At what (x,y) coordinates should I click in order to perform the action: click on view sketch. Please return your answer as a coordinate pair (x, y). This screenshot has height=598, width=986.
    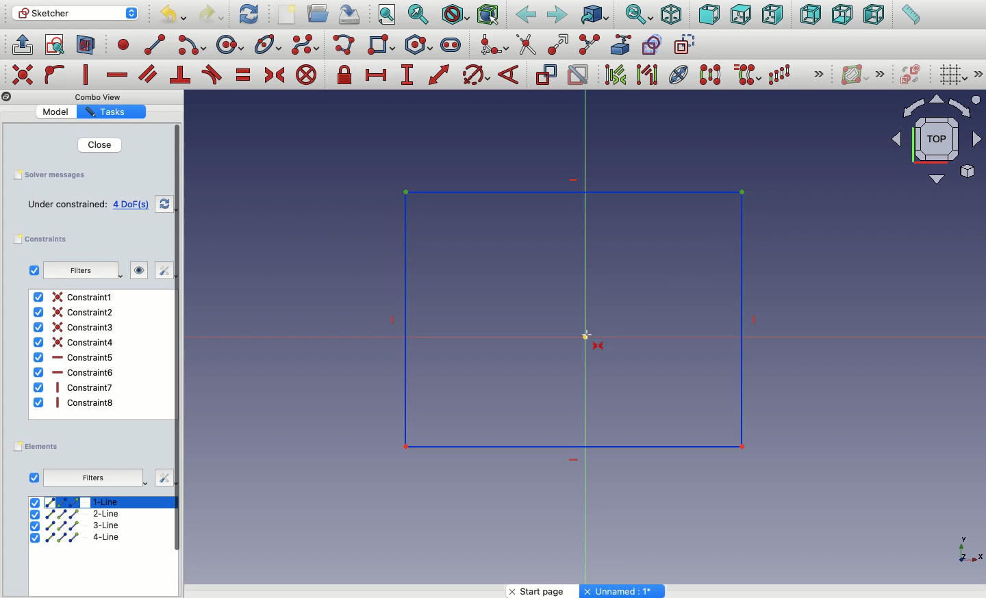
    Looking at the image, I should click on (57, 46).